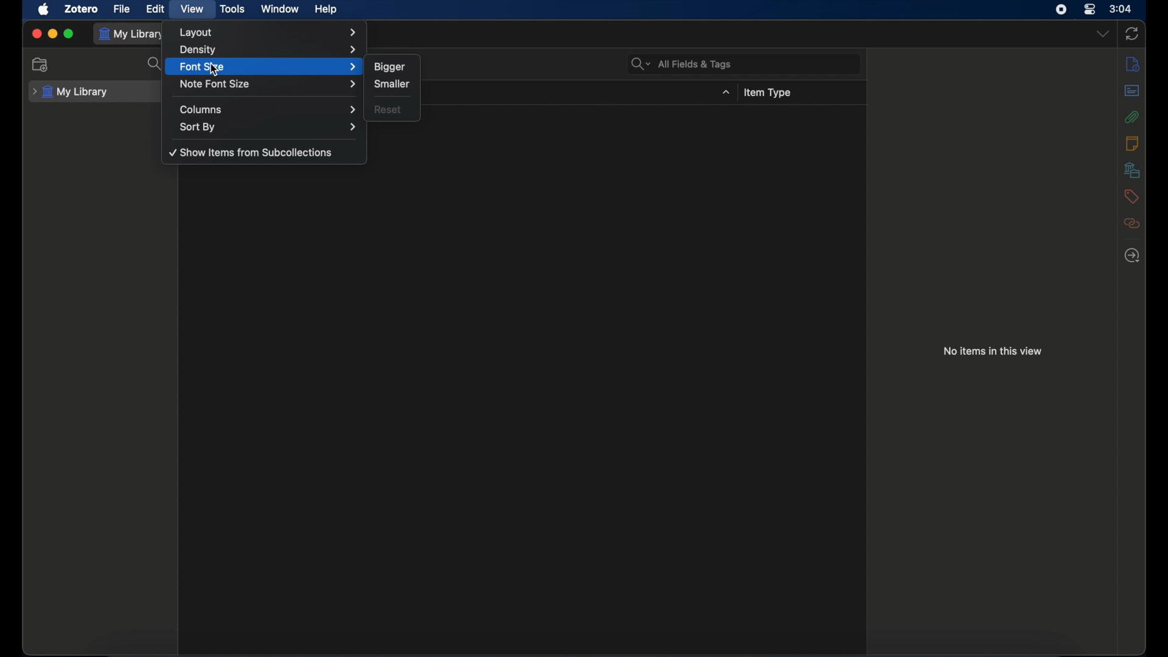  What do you see at coordinates (36, 34) in the screenshot?
I see `close` at bounding box center [36, 34].